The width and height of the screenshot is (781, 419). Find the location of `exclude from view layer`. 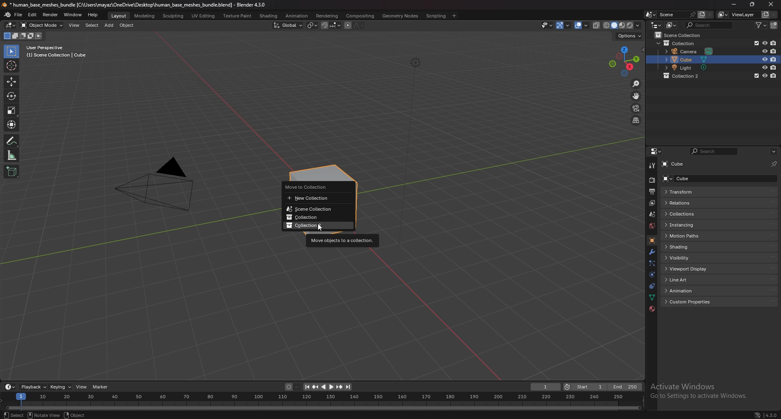

exclude from view layer is located at coordinates (755, 76).